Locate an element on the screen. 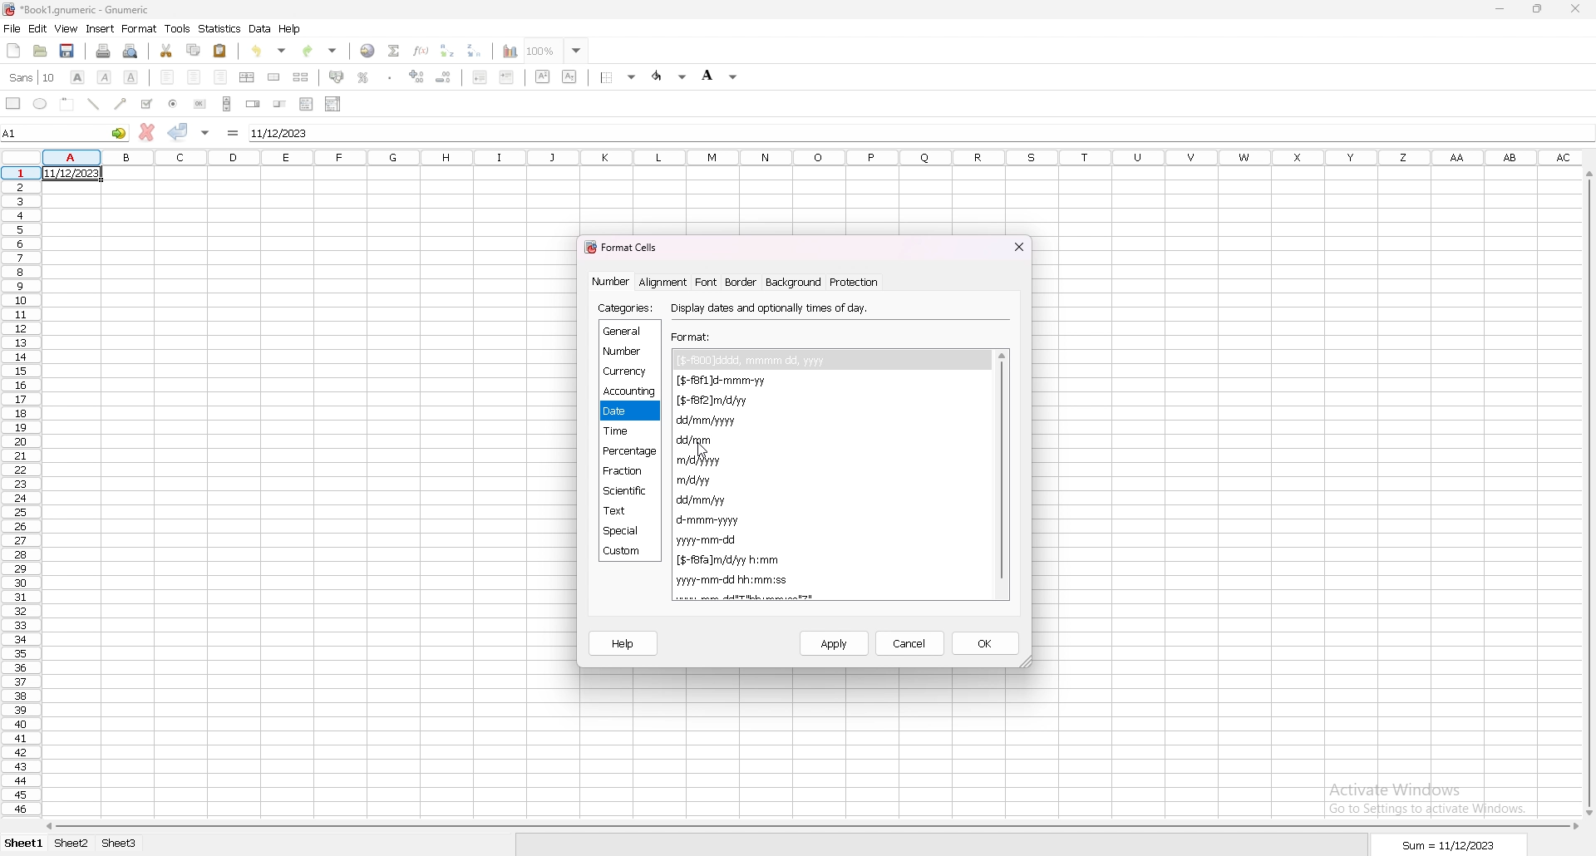 This screenshot has width=1596, height=856. thousands separator is located at coordinates (391, 76).